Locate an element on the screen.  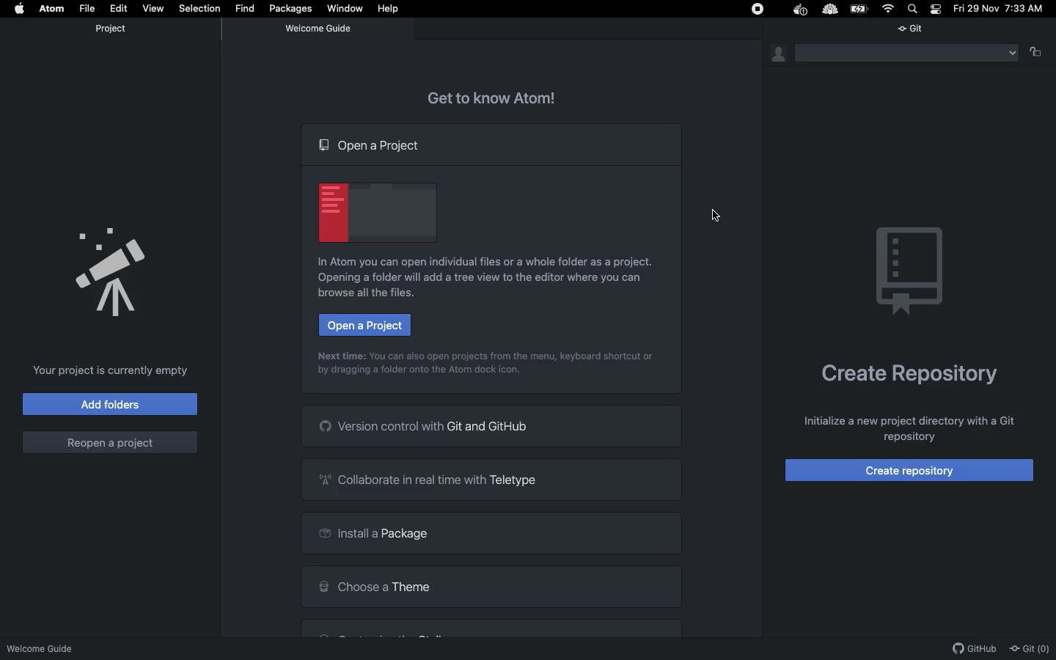
Open a project is located at coordinates (364, 326).